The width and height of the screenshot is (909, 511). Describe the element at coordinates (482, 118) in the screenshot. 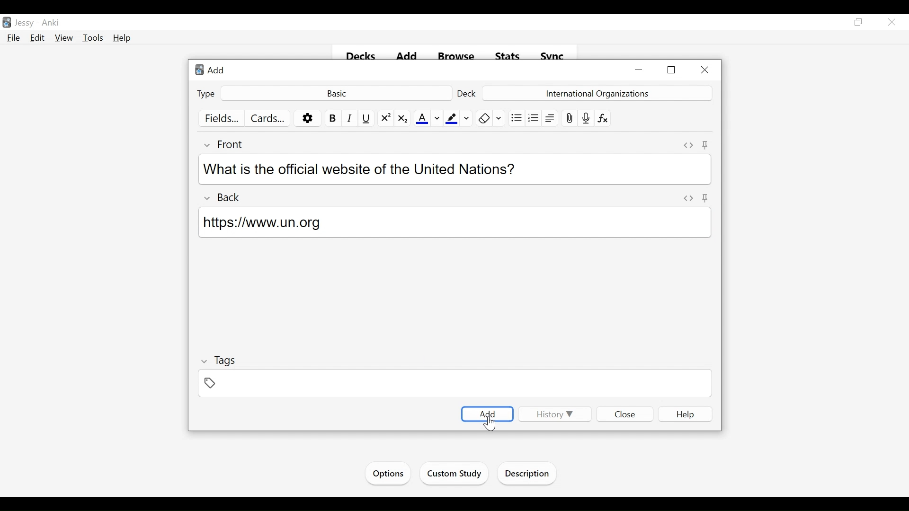

I see `Clear formatting` at that location.